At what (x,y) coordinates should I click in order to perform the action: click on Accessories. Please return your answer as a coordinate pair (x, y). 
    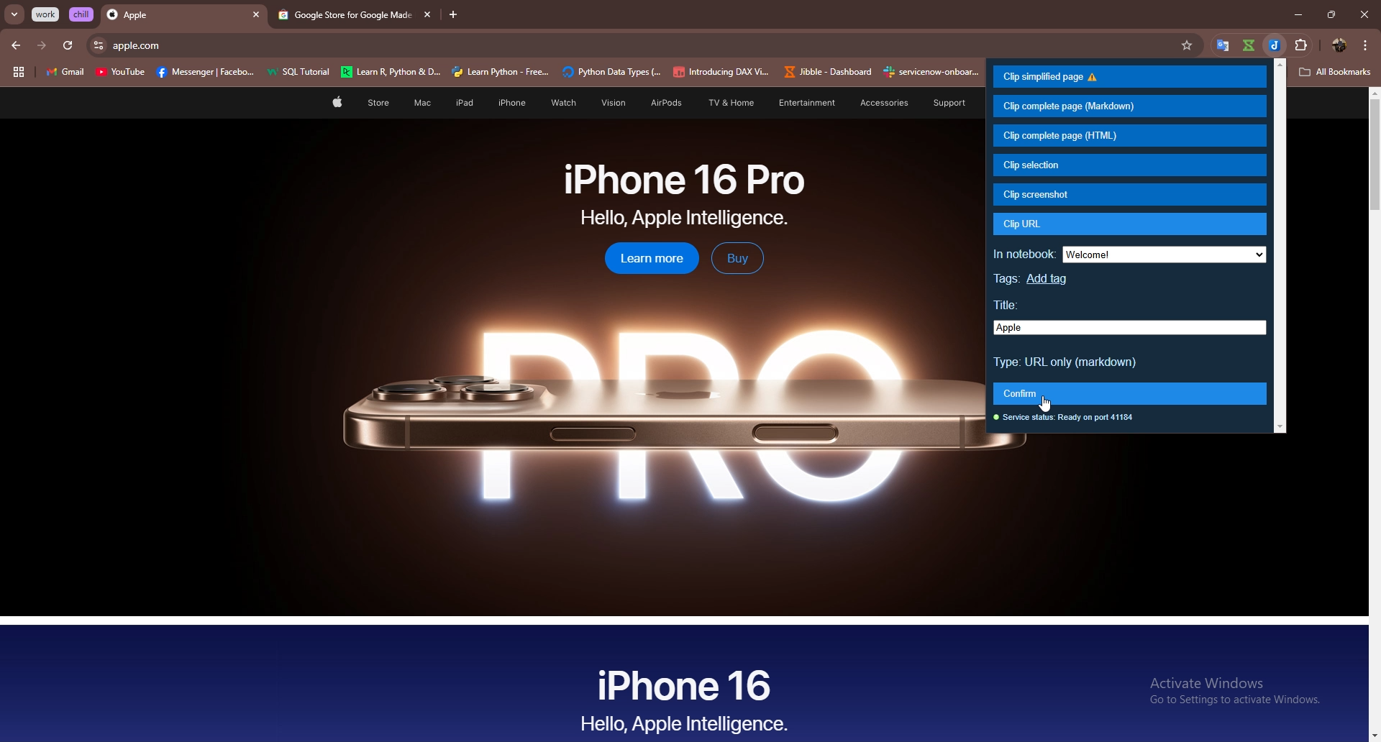
    Looking at the image, I should click on (875, 103).